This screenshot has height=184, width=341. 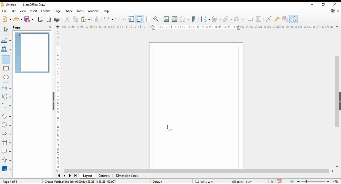 I want to click on last page, so click(x=75, y=176).